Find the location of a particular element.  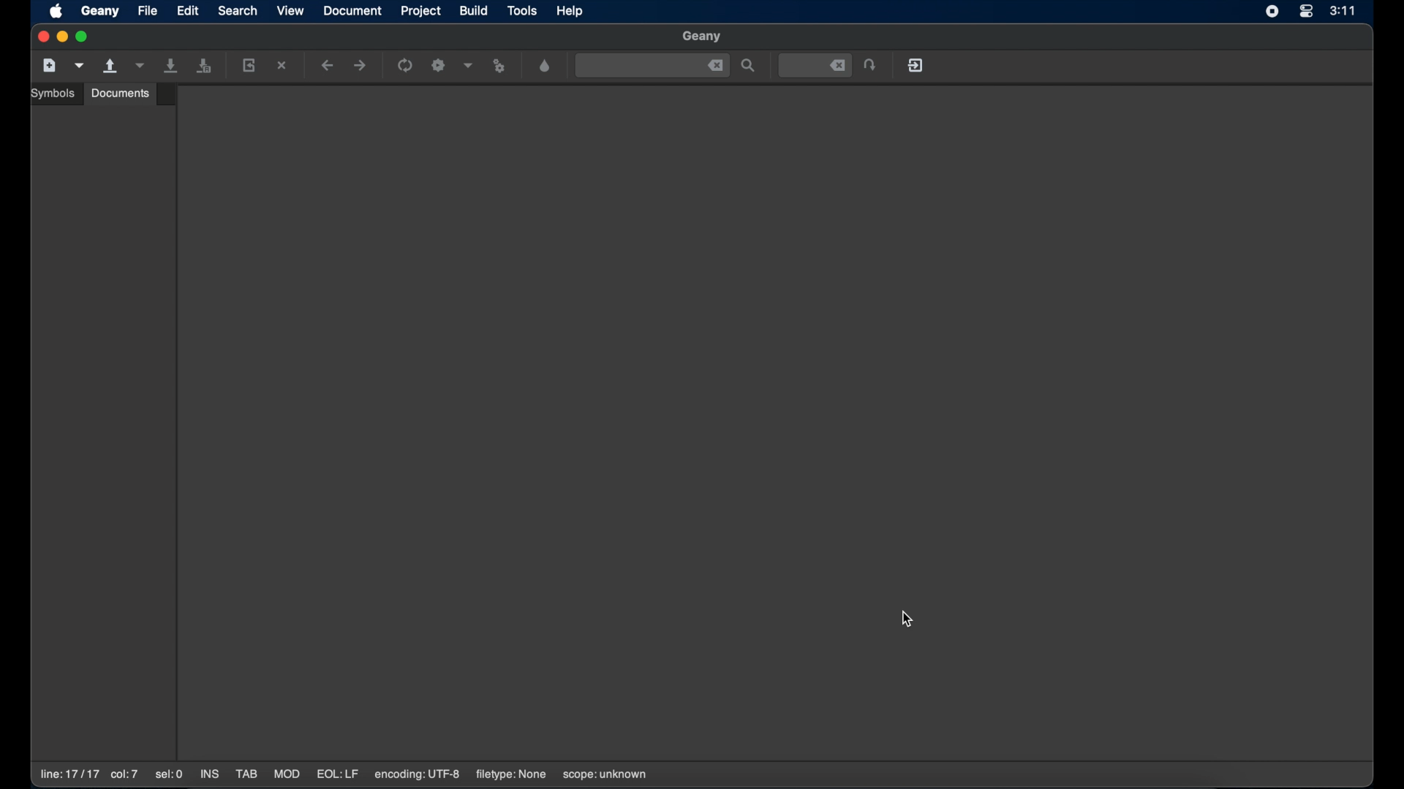

co:7 is located at coordinates (124, 775).